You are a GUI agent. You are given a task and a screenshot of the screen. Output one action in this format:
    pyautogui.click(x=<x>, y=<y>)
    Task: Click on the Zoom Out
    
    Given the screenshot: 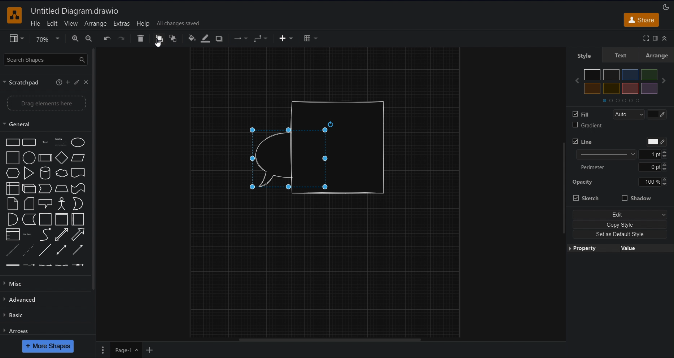 What is the action you would take?
    pyautogui.click(x=90, y=39)
    